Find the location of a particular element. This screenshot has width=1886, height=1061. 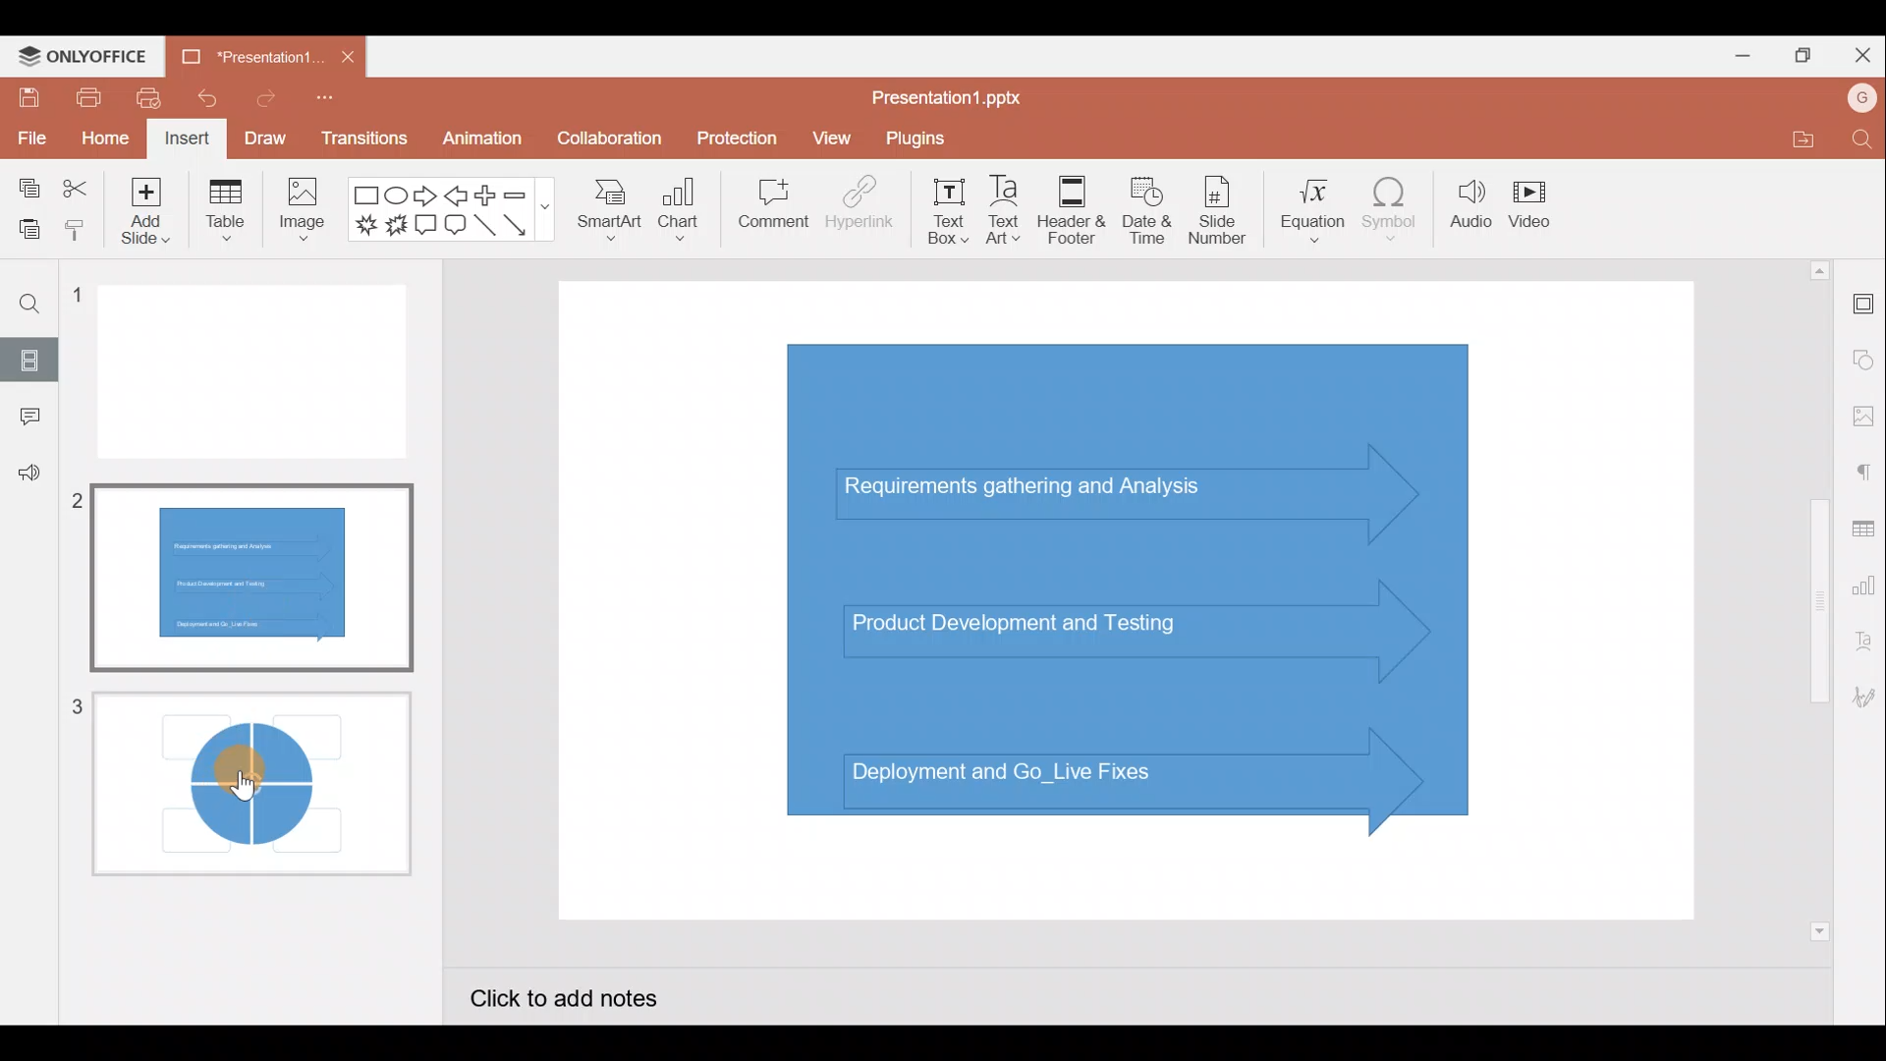

Chart settings is located at coordinates (1866, 588).